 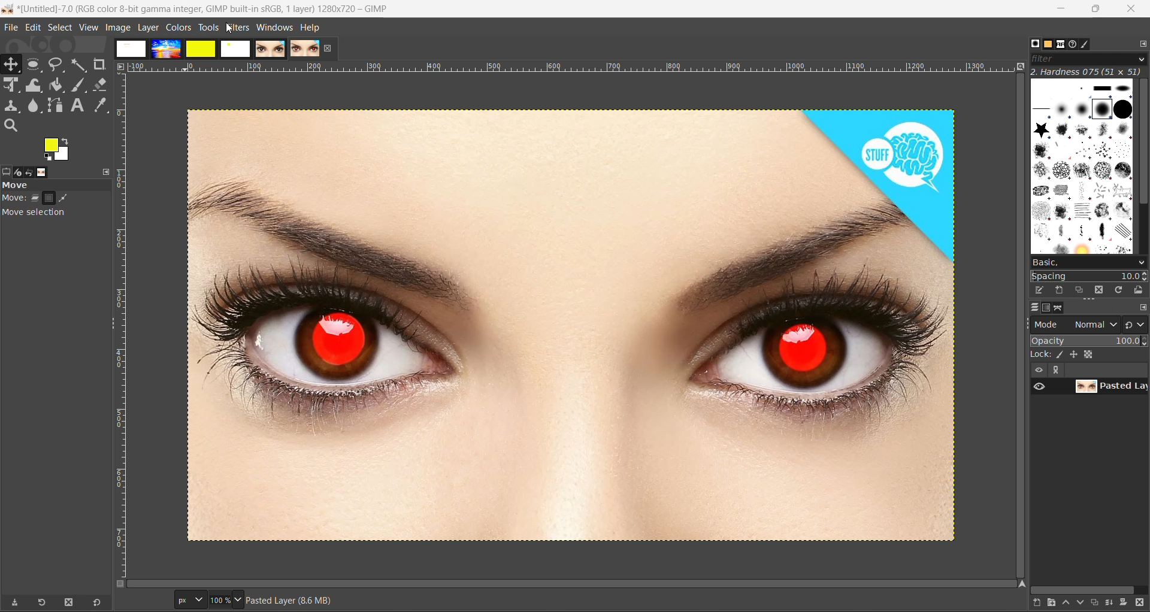 I want to click on layer, so click(x=1030, y=308).